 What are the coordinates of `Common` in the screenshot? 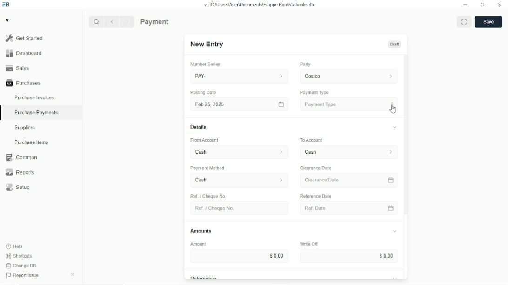 It's located at (41, 157).